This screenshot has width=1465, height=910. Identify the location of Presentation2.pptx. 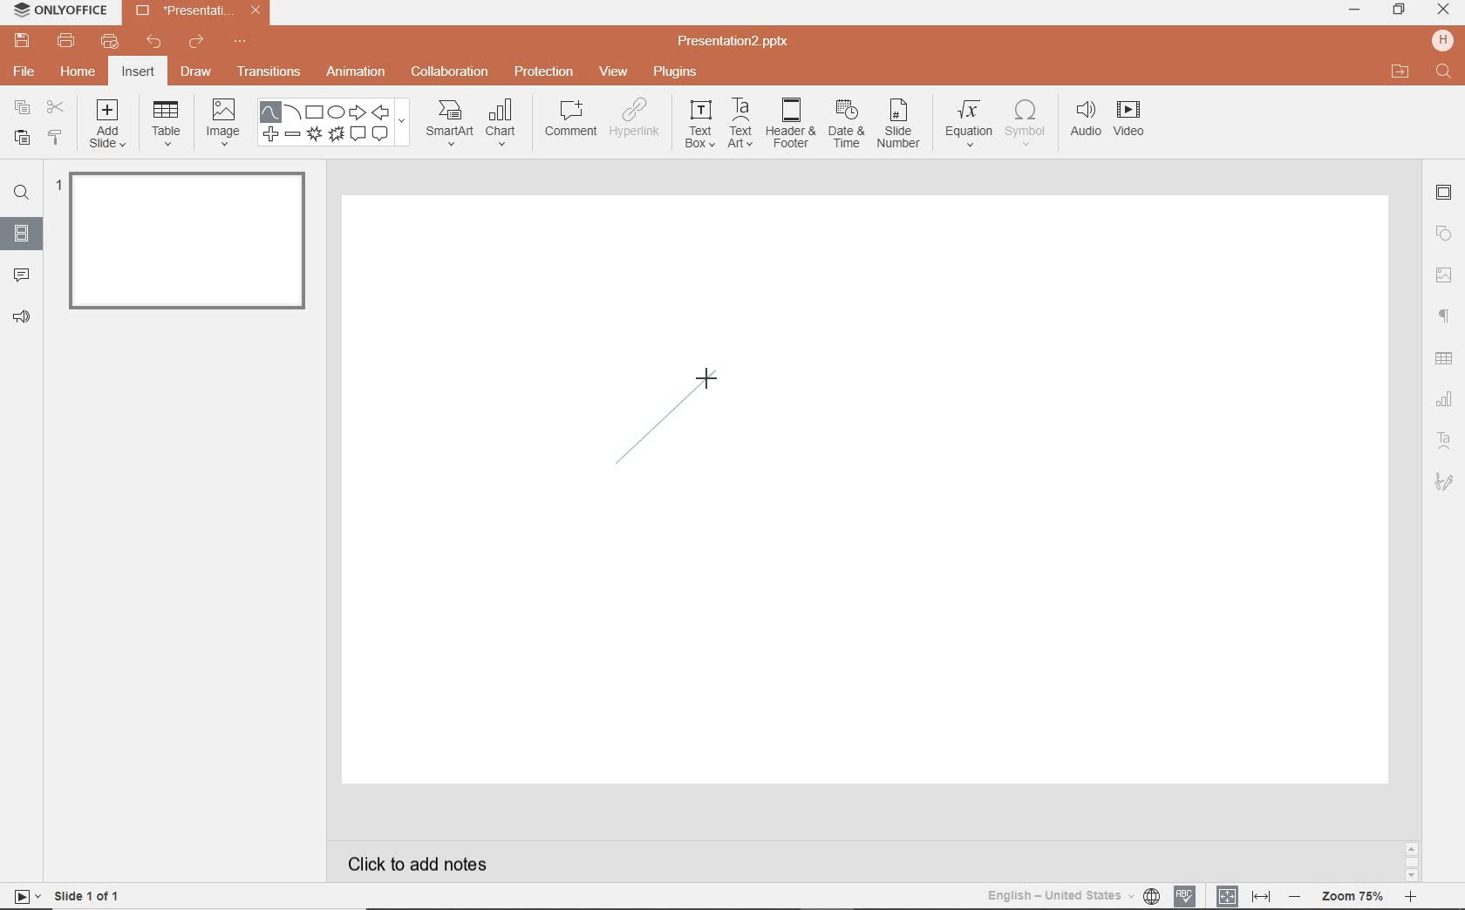
(198, 14).